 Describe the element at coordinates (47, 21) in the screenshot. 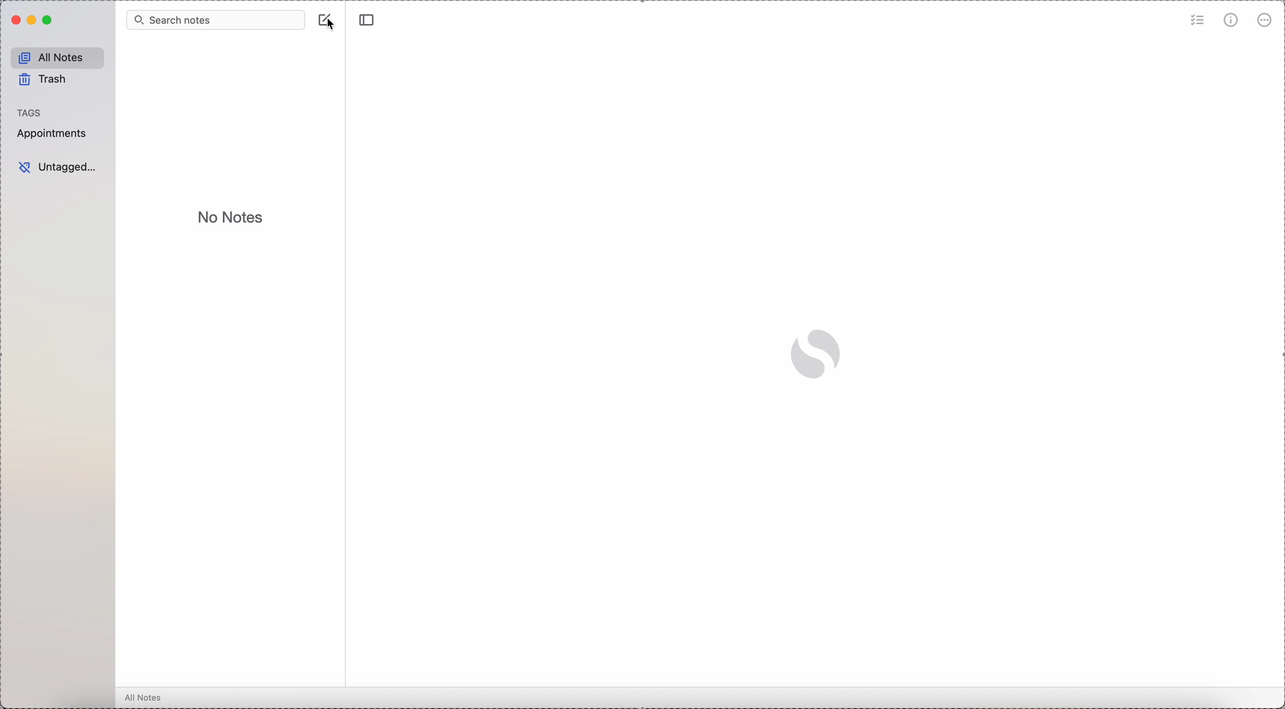

I see `maximize` at that location.